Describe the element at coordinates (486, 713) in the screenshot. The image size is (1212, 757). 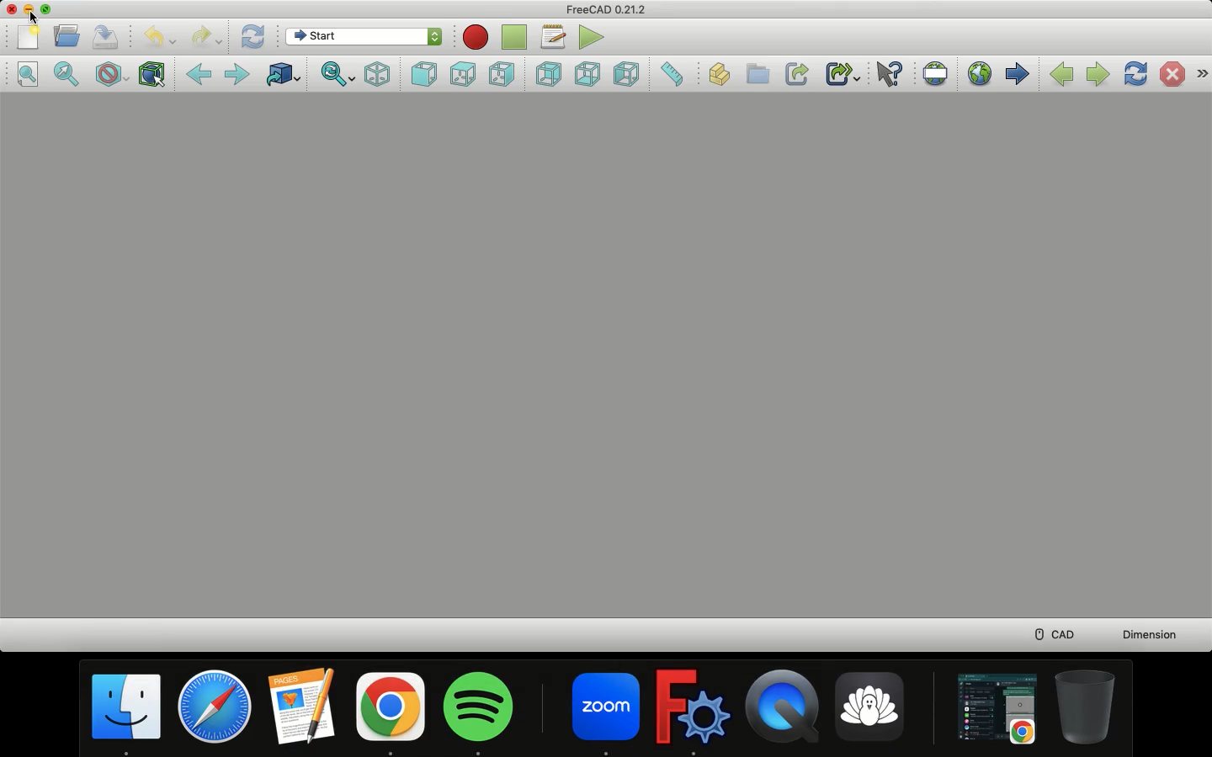
I see `Spotify` at that location.